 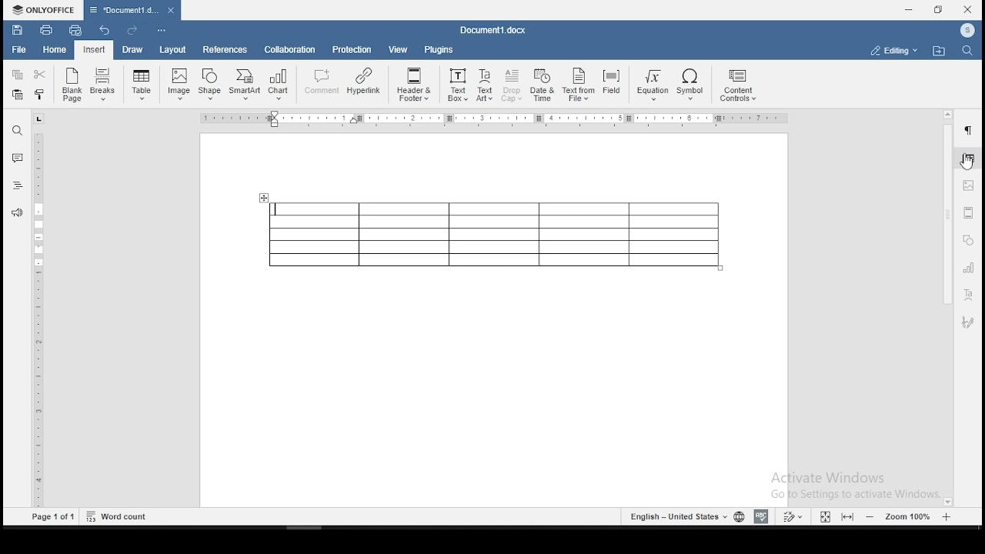 What do you see at coordinates (946, 308) in the screenshot?
I see `scrollbar` at bounding box center [946, 308].